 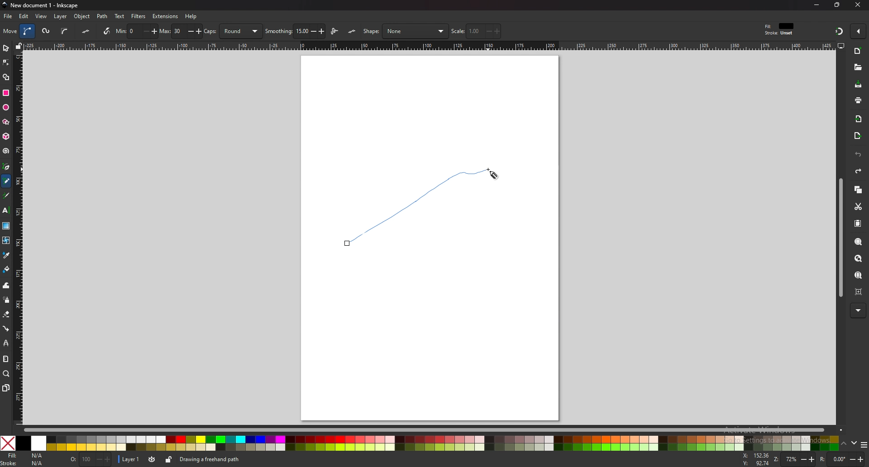 What do you see at coordinates (24, 16) in the screenshot?
I see `edit` at bounding box center [24, 16].